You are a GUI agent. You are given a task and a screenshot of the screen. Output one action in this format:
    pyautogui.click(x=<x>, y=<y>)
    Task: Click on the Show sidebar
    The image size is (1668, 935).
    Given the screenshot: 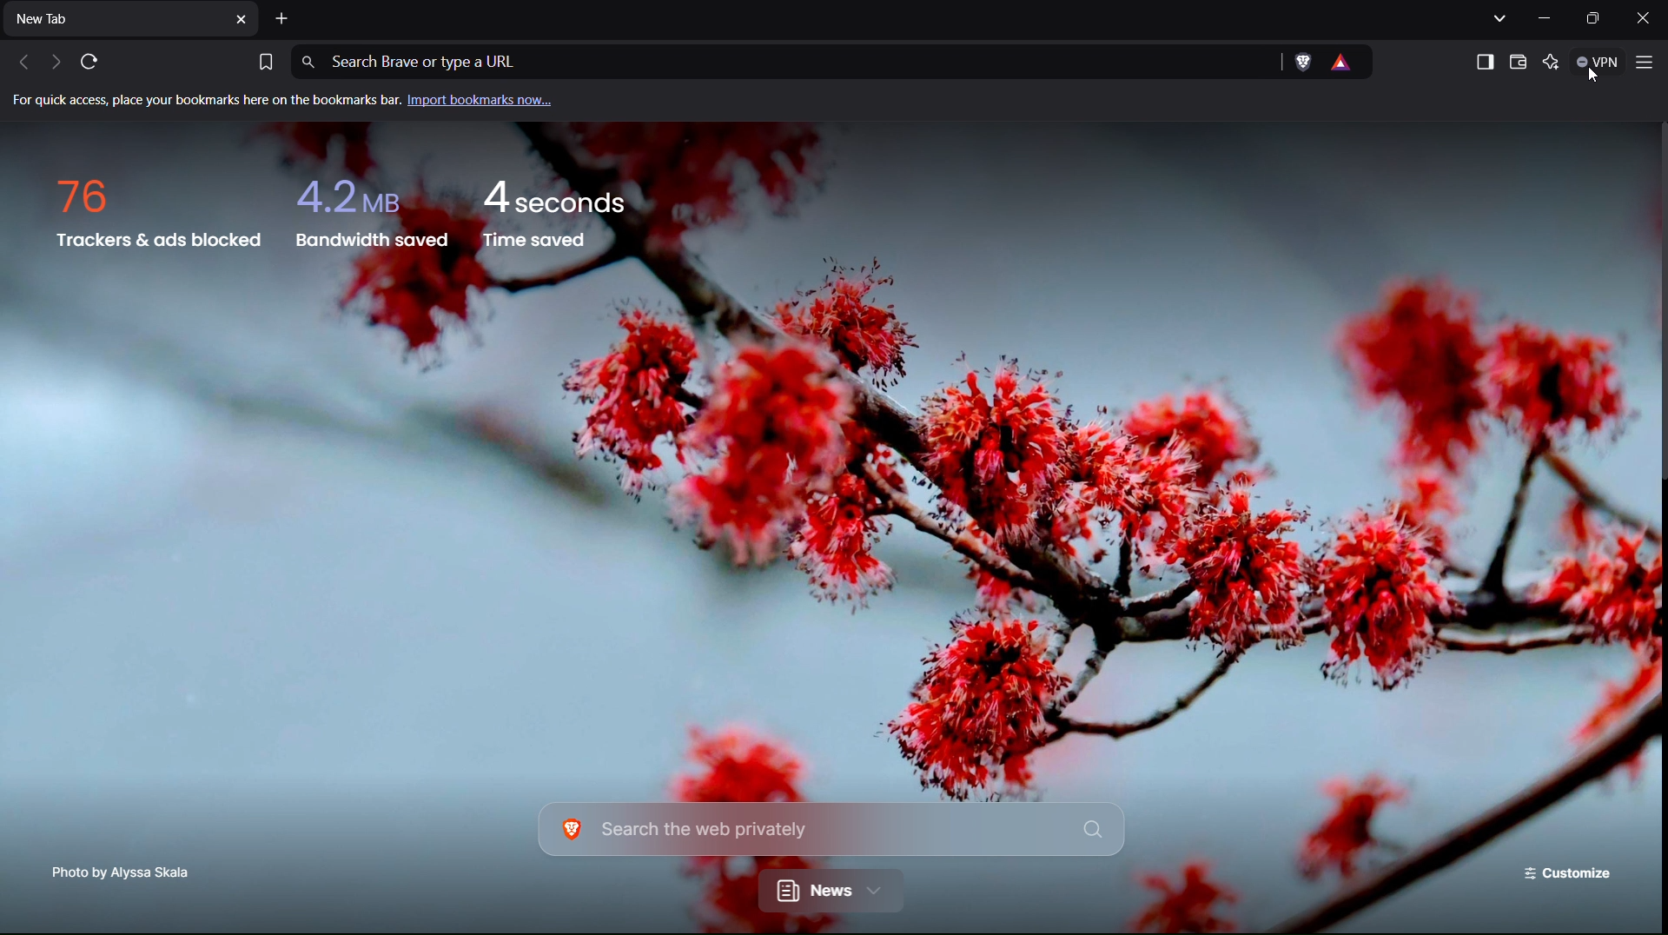 What is the action you would take?
    pyautogui.click(x=1484, y=62)
    